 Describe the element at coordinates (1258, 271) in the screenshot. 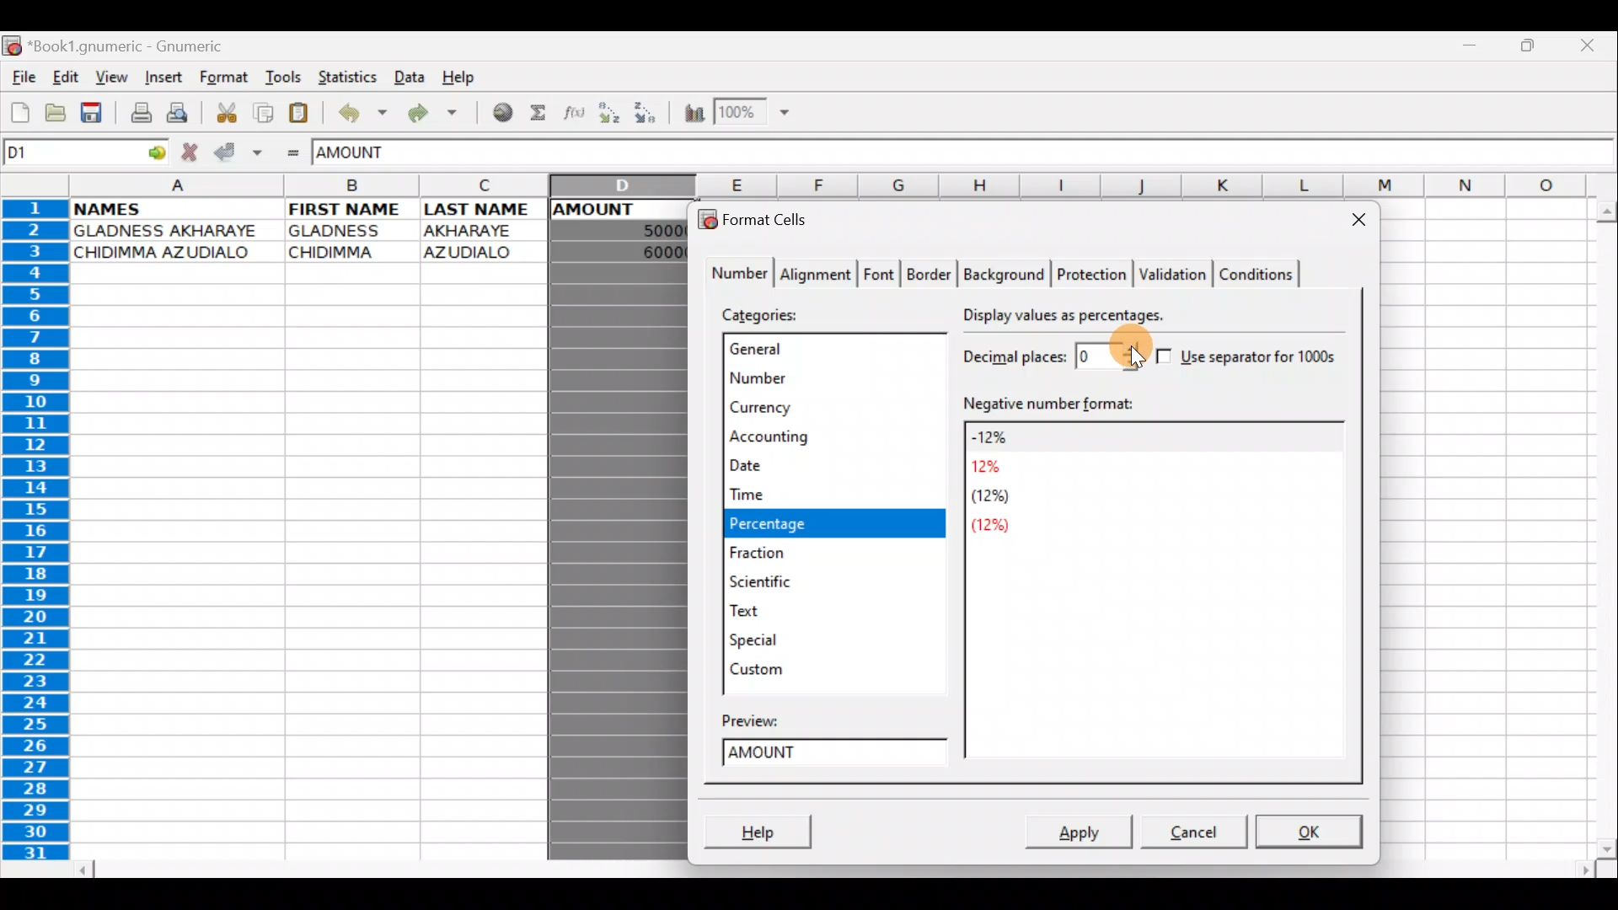

I see `Conditions` at that location.